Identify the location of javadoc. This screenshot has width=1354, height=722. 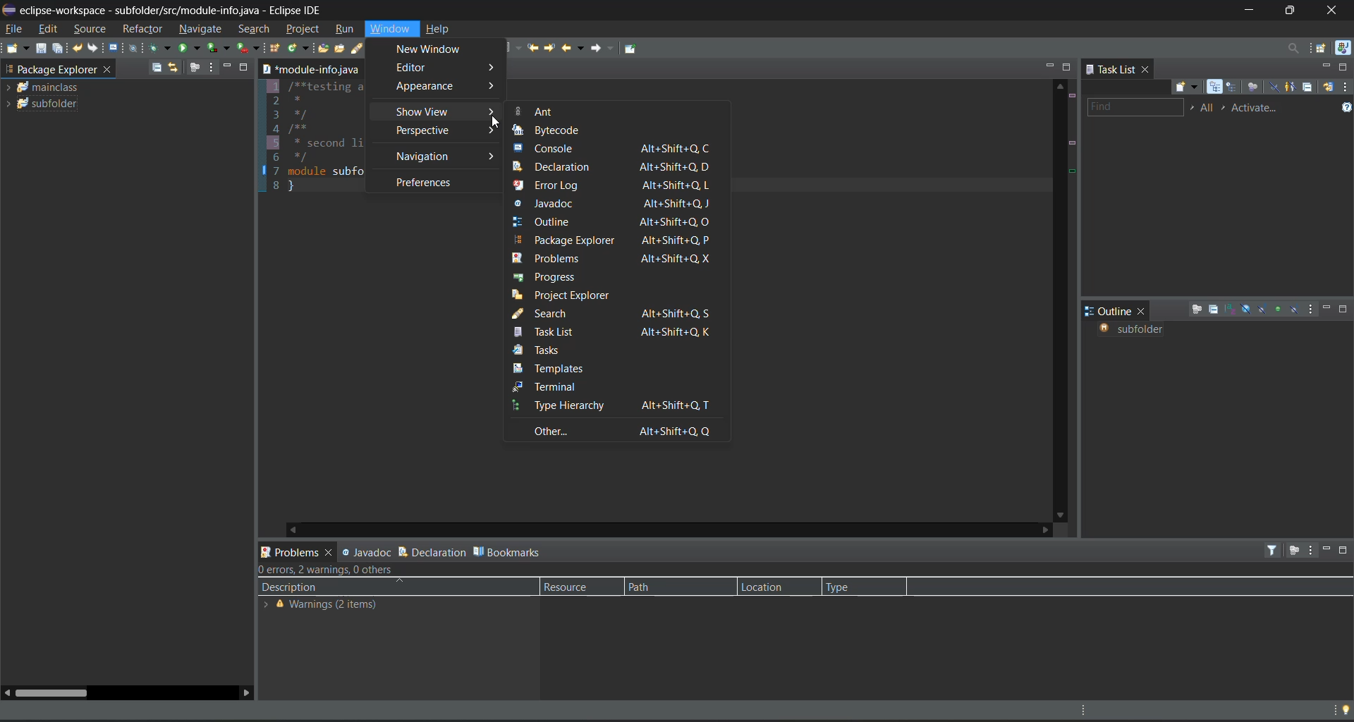
(618, 204).